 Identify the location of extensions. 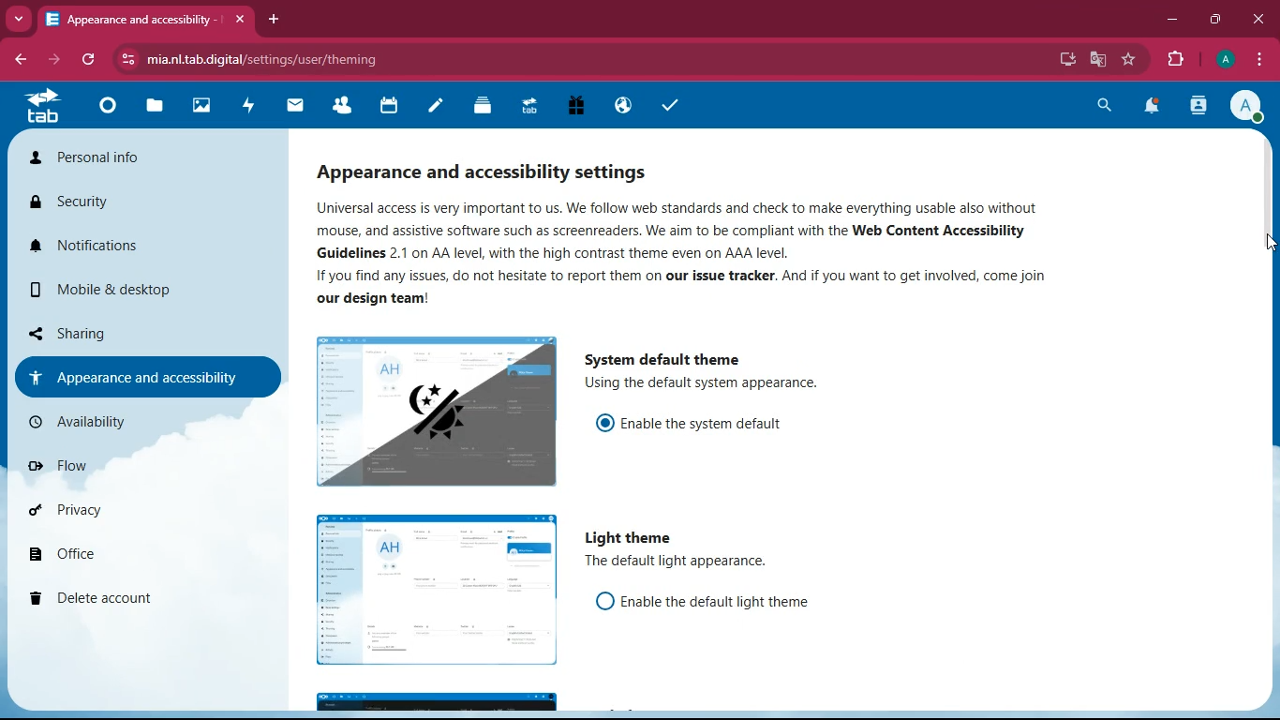
(1176, 60).